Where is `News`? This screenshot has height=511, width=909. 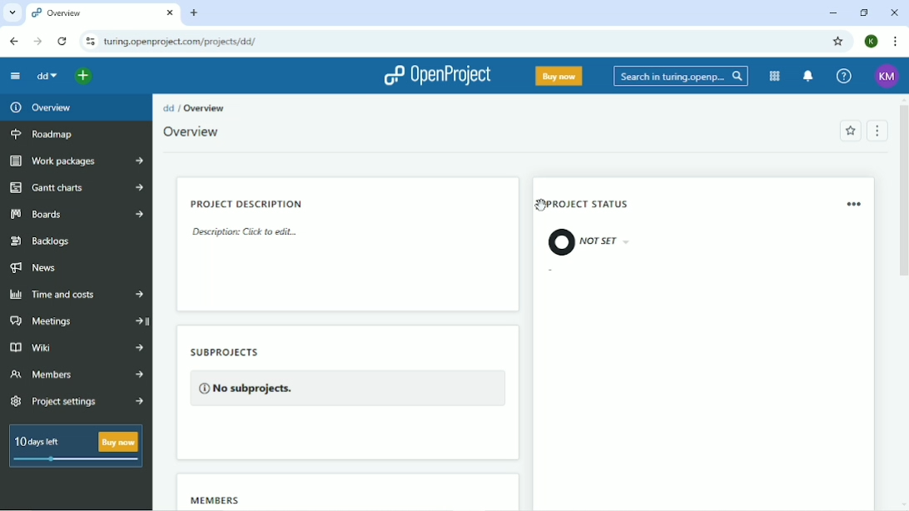
News is located at coordinates (37, 268).